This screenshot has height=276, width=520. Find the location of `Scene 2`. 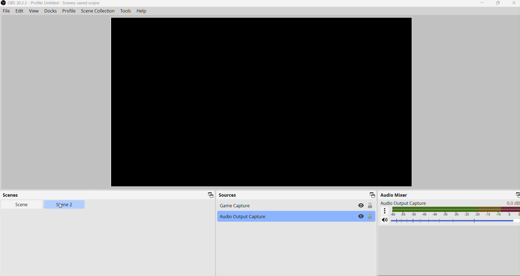

Scene 2 is located at coordinates (65, 204).